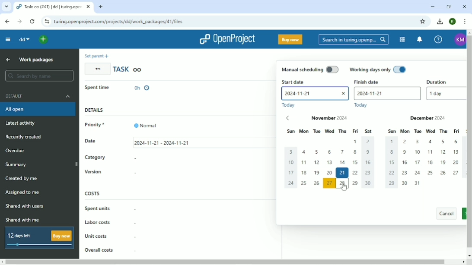 The image size is (472, 265). I want to click on Minimize, so click(434, 6).